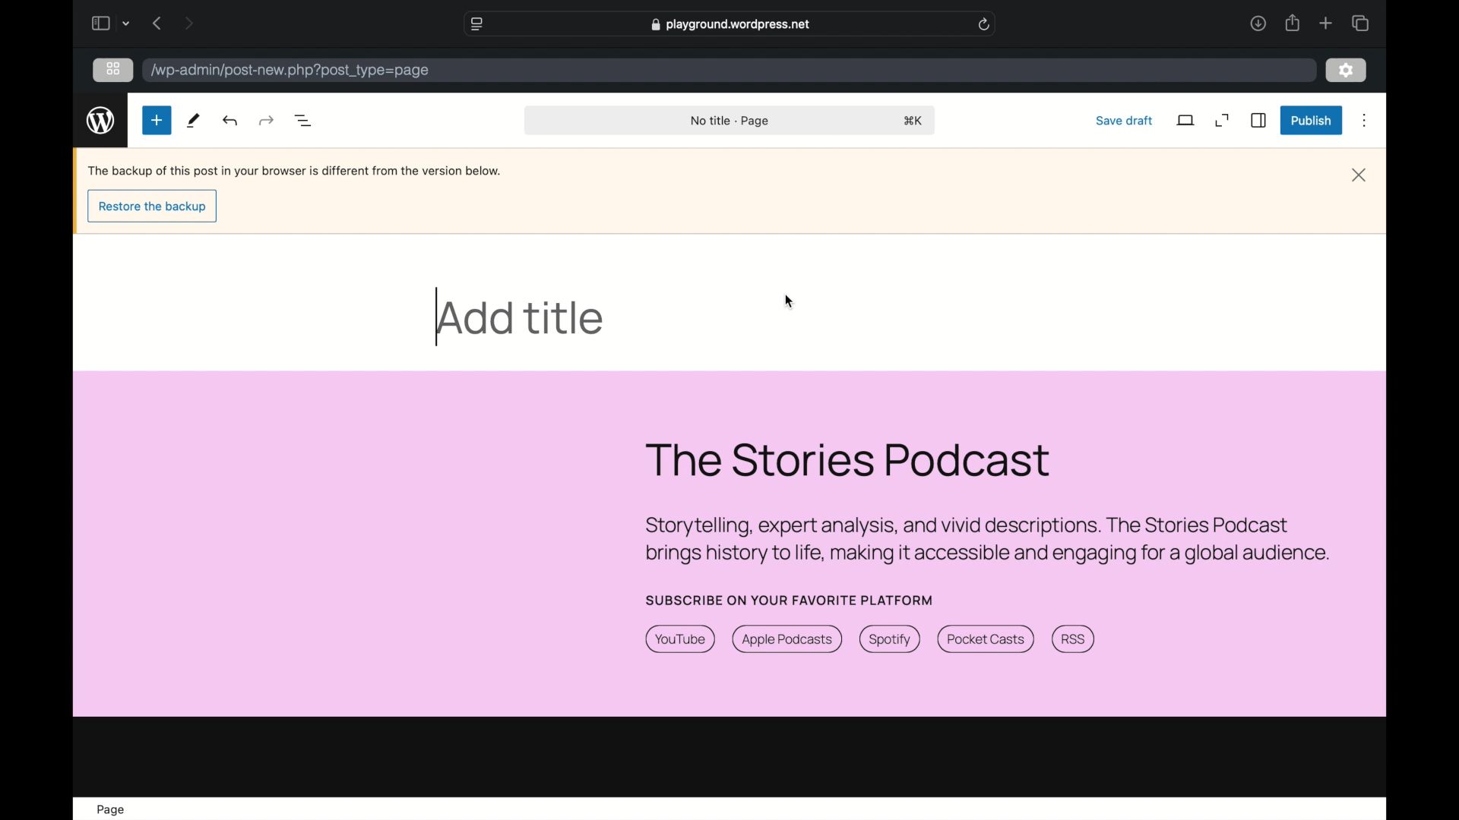 Image resolution: width=1459 pixels, height=820 pixels. I want to click on pocket casts, so click(984, 640).